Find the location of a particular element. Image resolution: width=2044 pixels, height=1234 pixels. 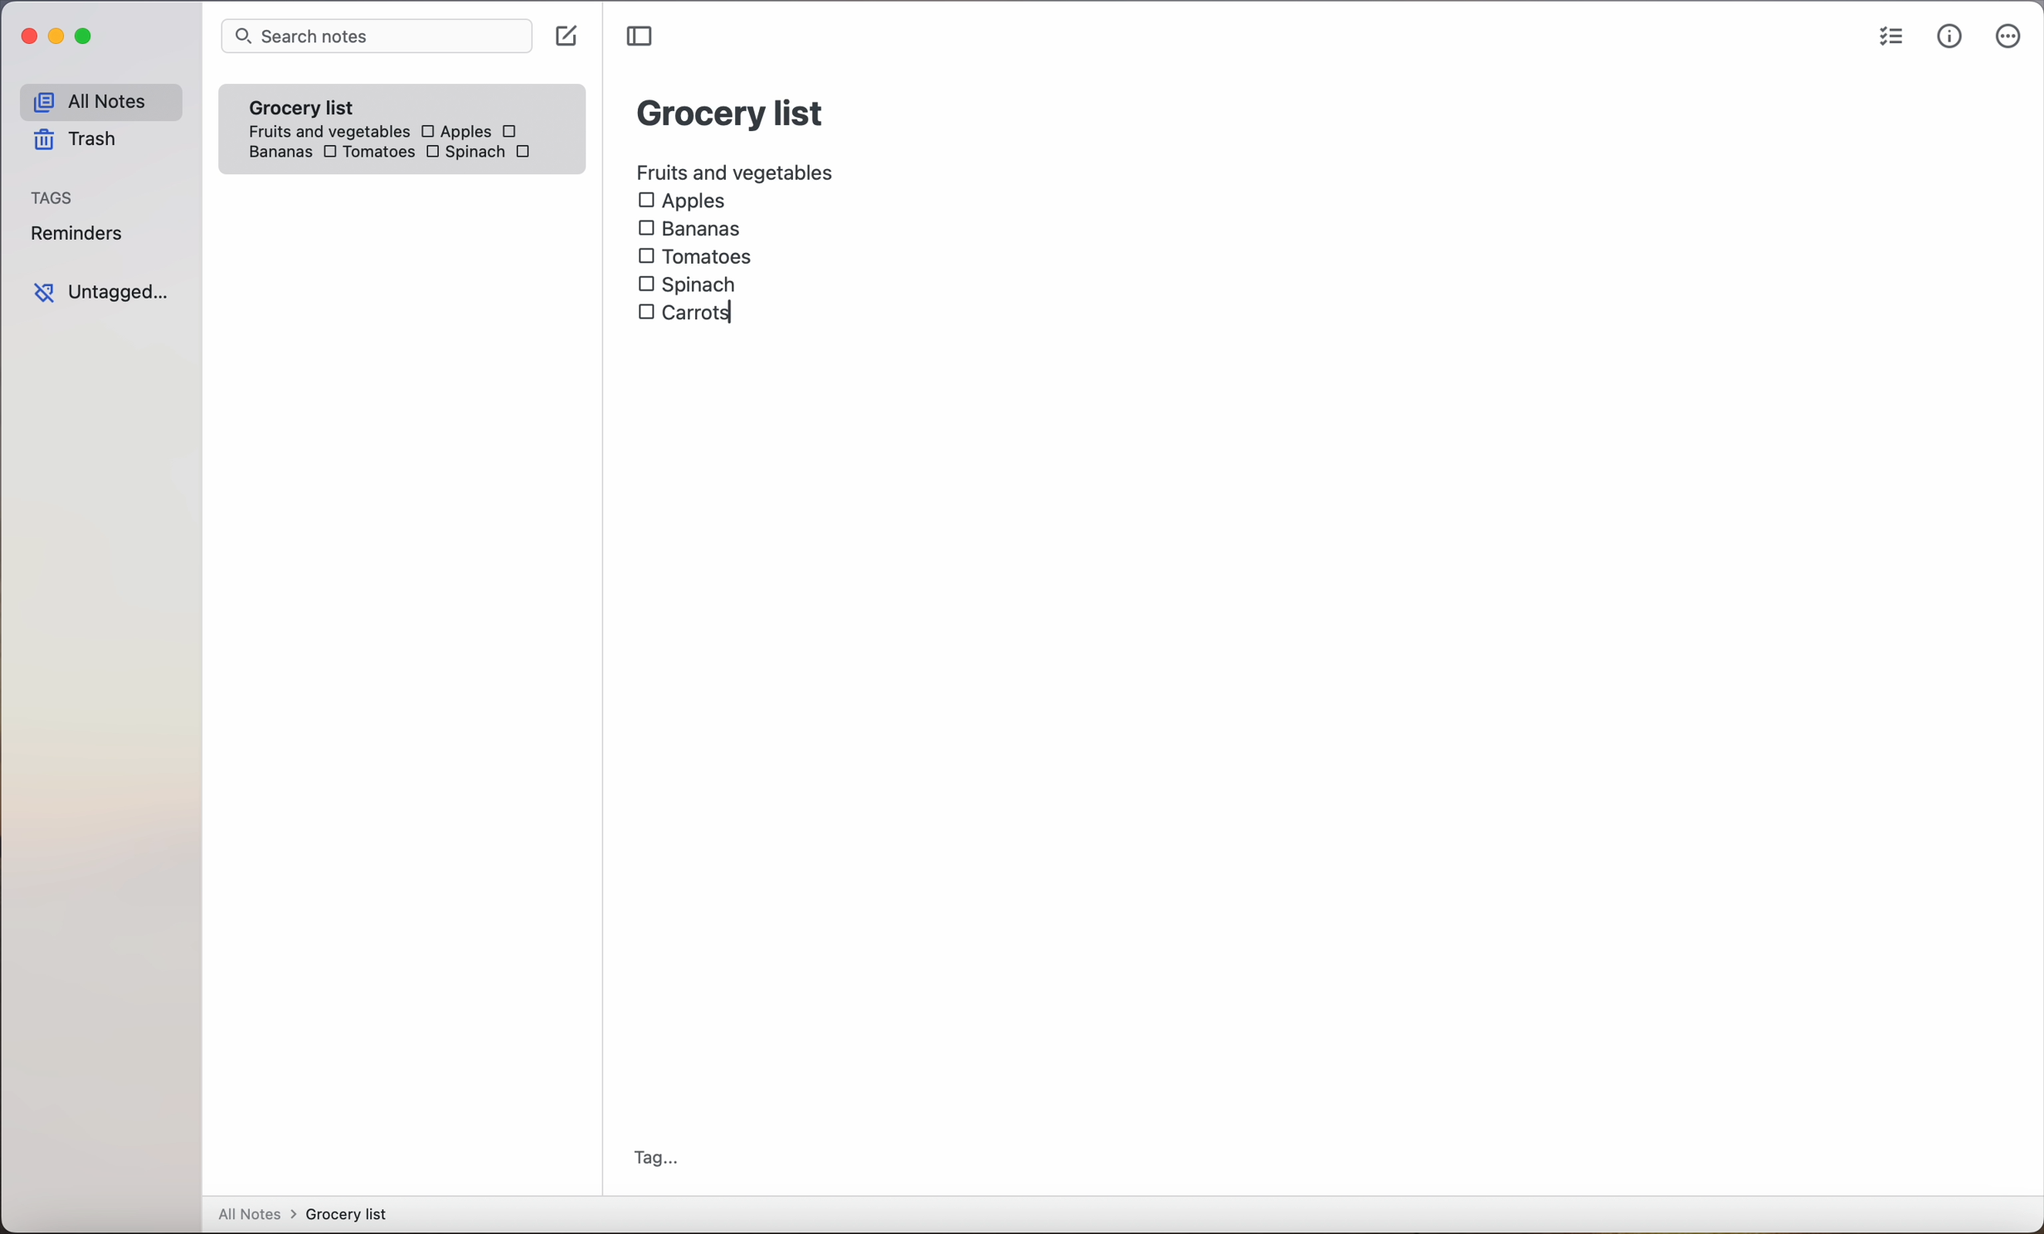

fruits and vegetables is located at coordinates (737, 170).